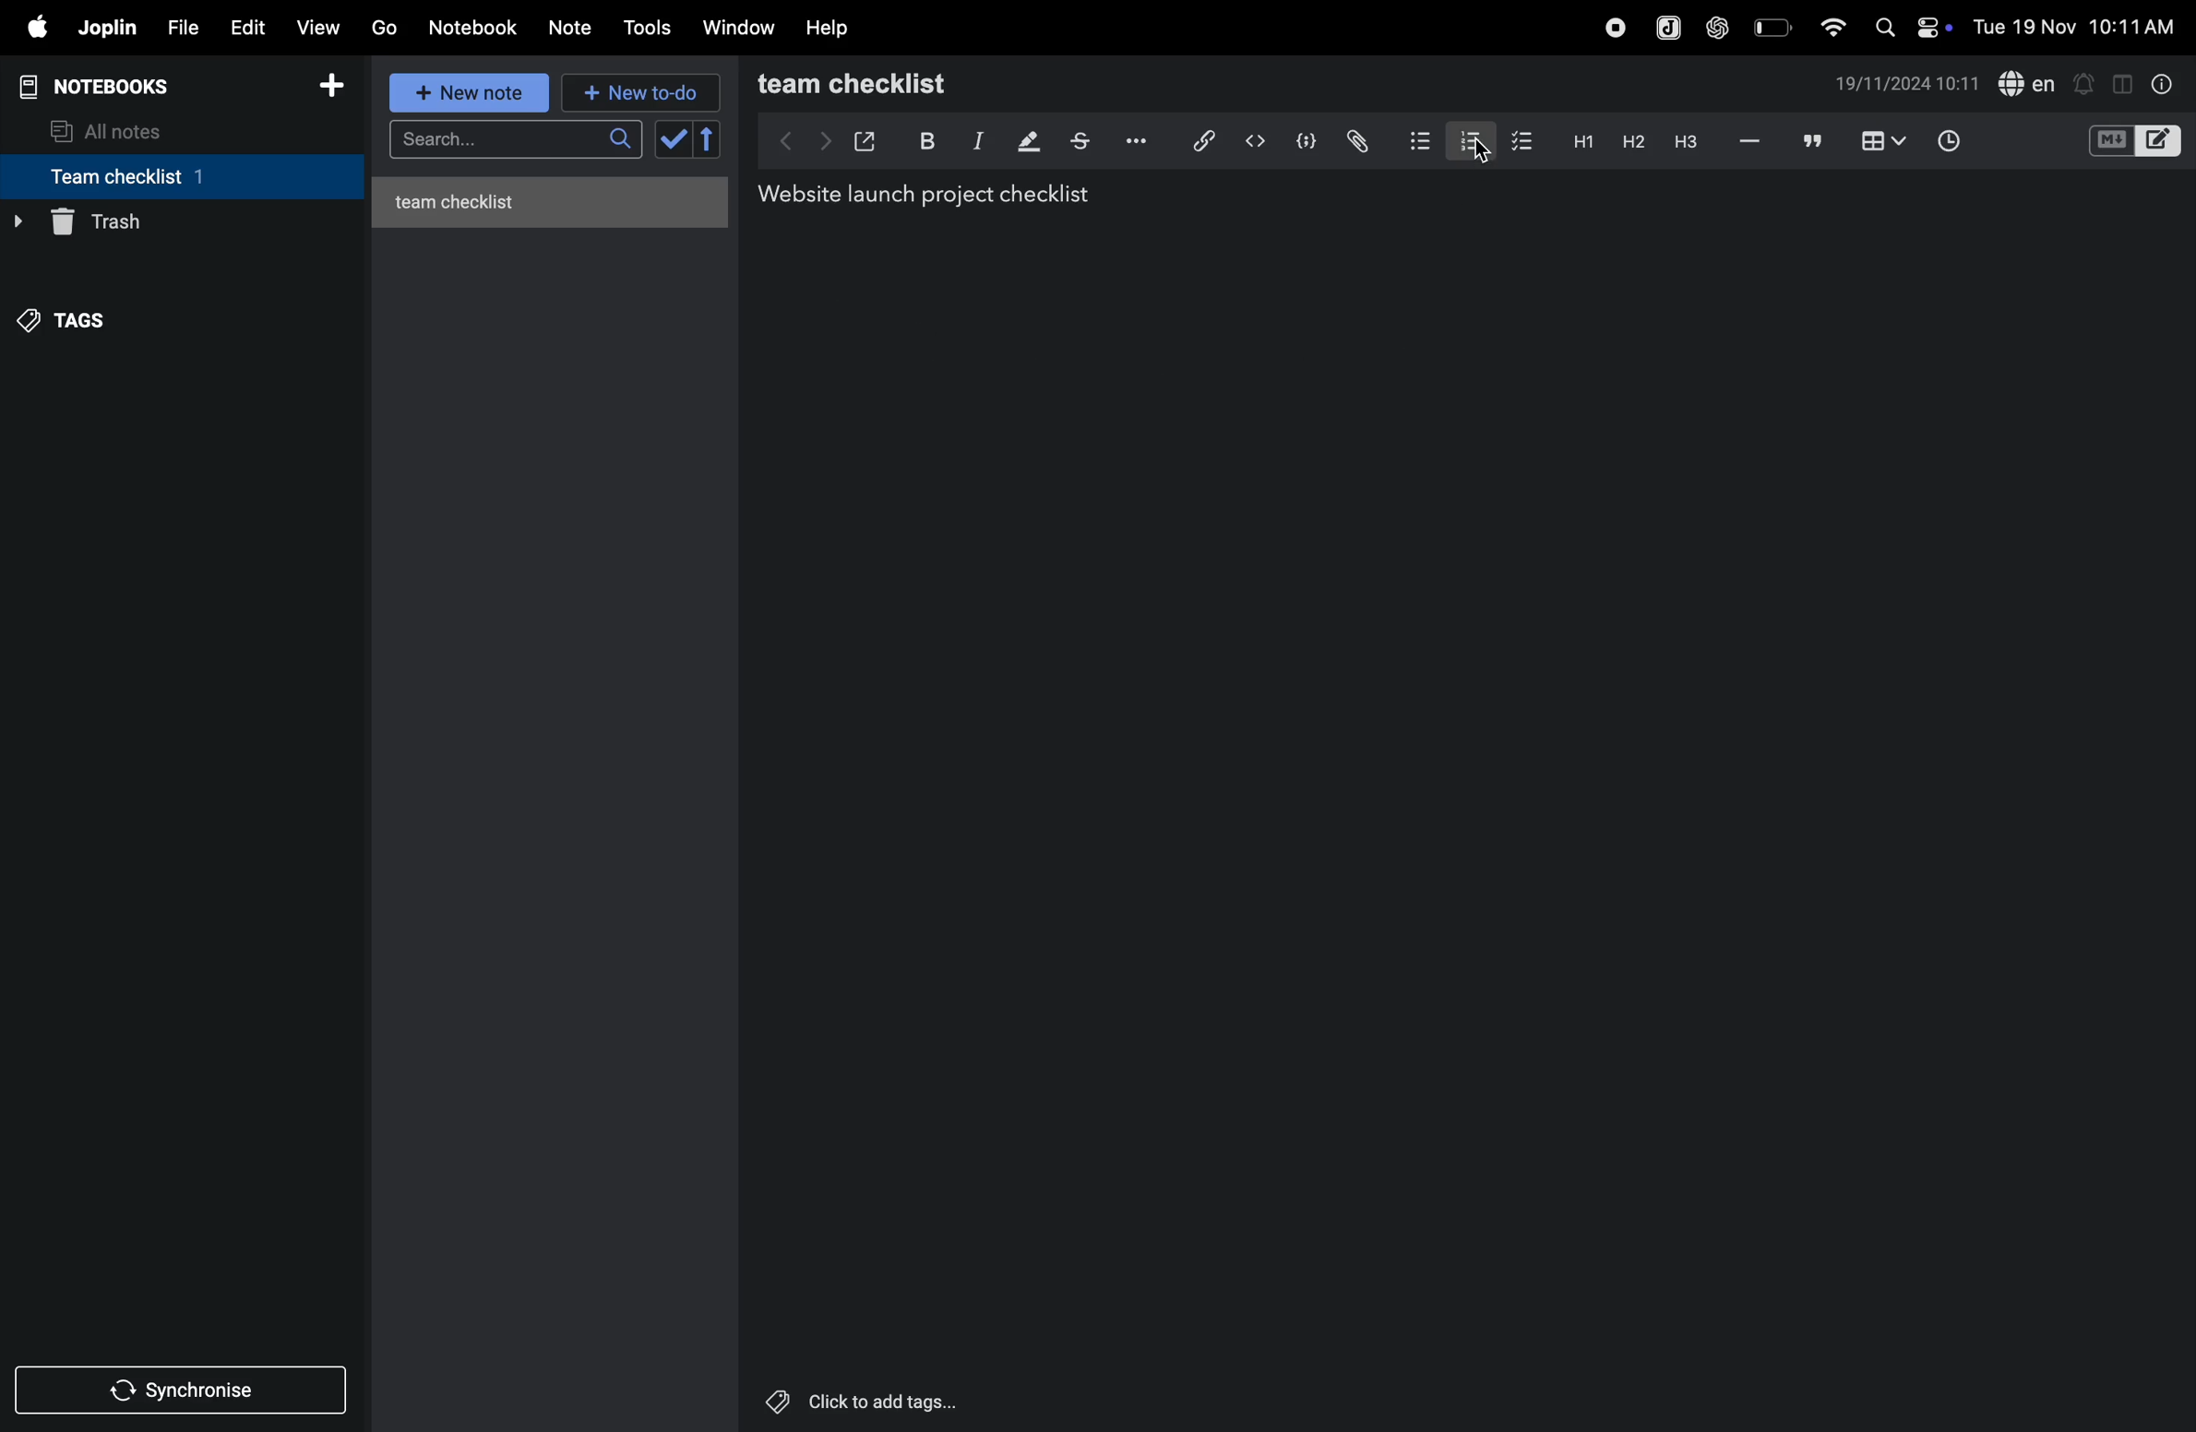 The image size is (2196, 1432). I want to click on numbered list, so click(1466, 138).